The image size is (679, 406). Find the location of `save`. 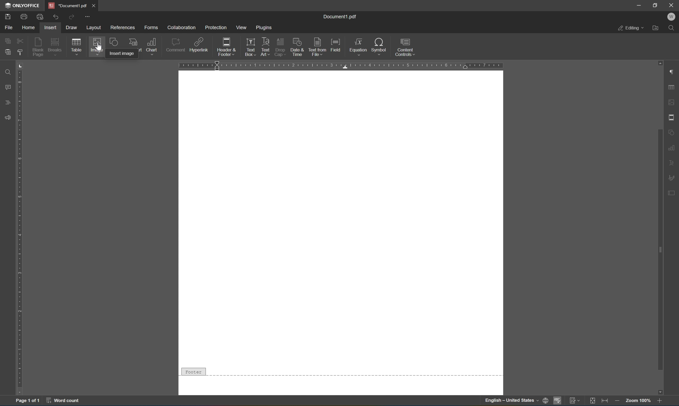

save is located at coordinates (7, 16).